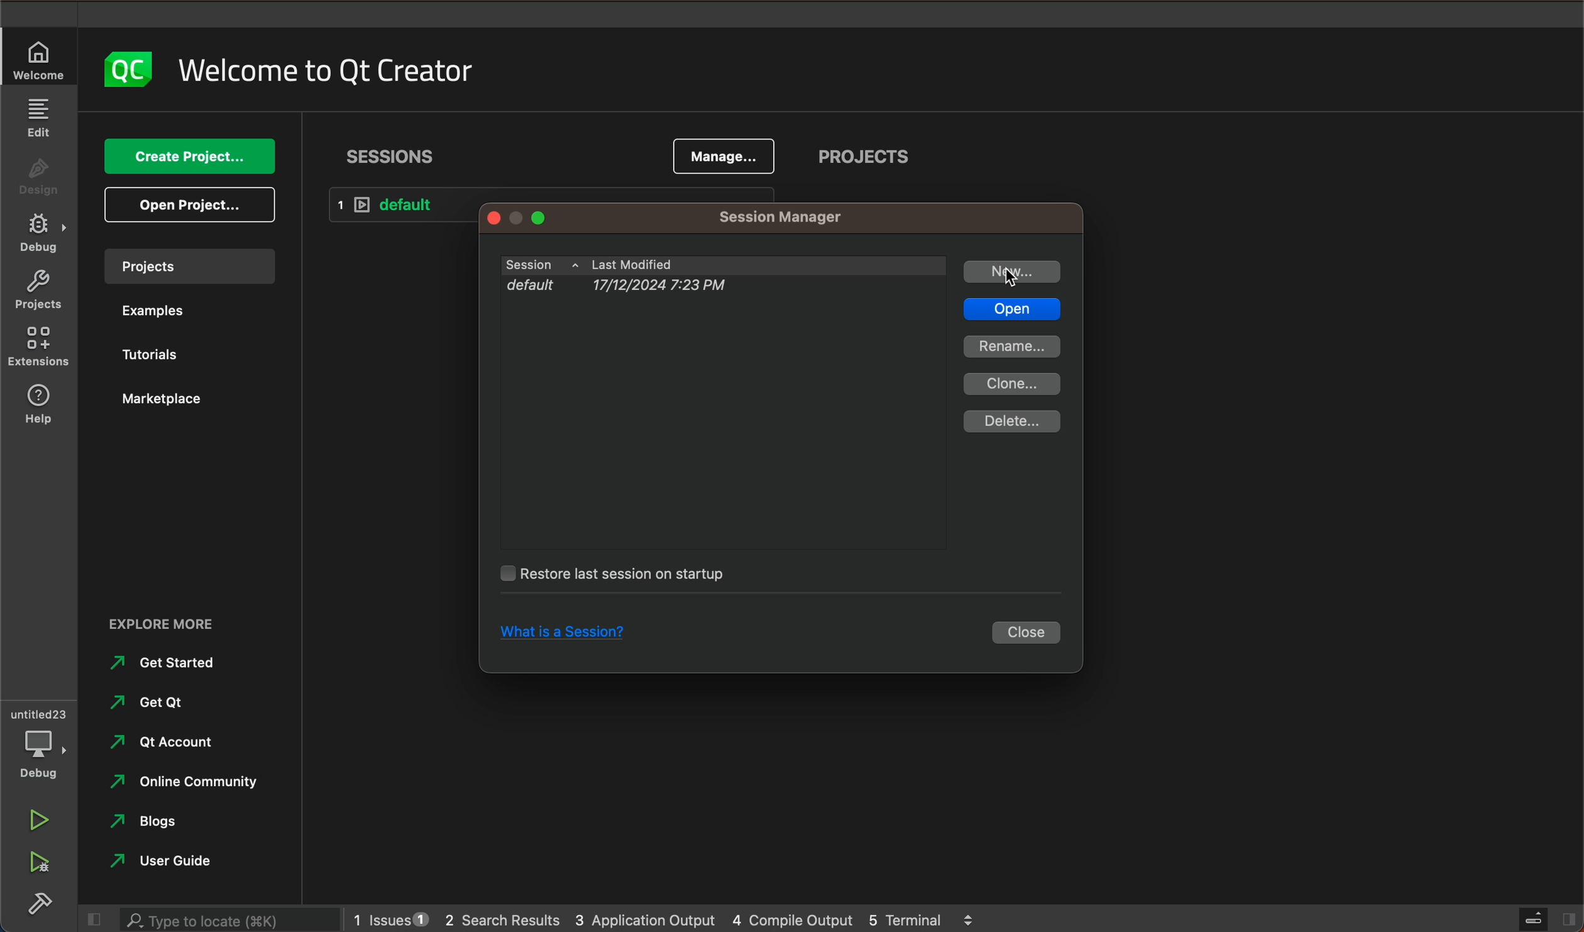 This screenshot has height=932, width=1584. What do you see at coordinates (225, 919) in the screenshot?
I see `searchbar` at bounding box center [225, 919].